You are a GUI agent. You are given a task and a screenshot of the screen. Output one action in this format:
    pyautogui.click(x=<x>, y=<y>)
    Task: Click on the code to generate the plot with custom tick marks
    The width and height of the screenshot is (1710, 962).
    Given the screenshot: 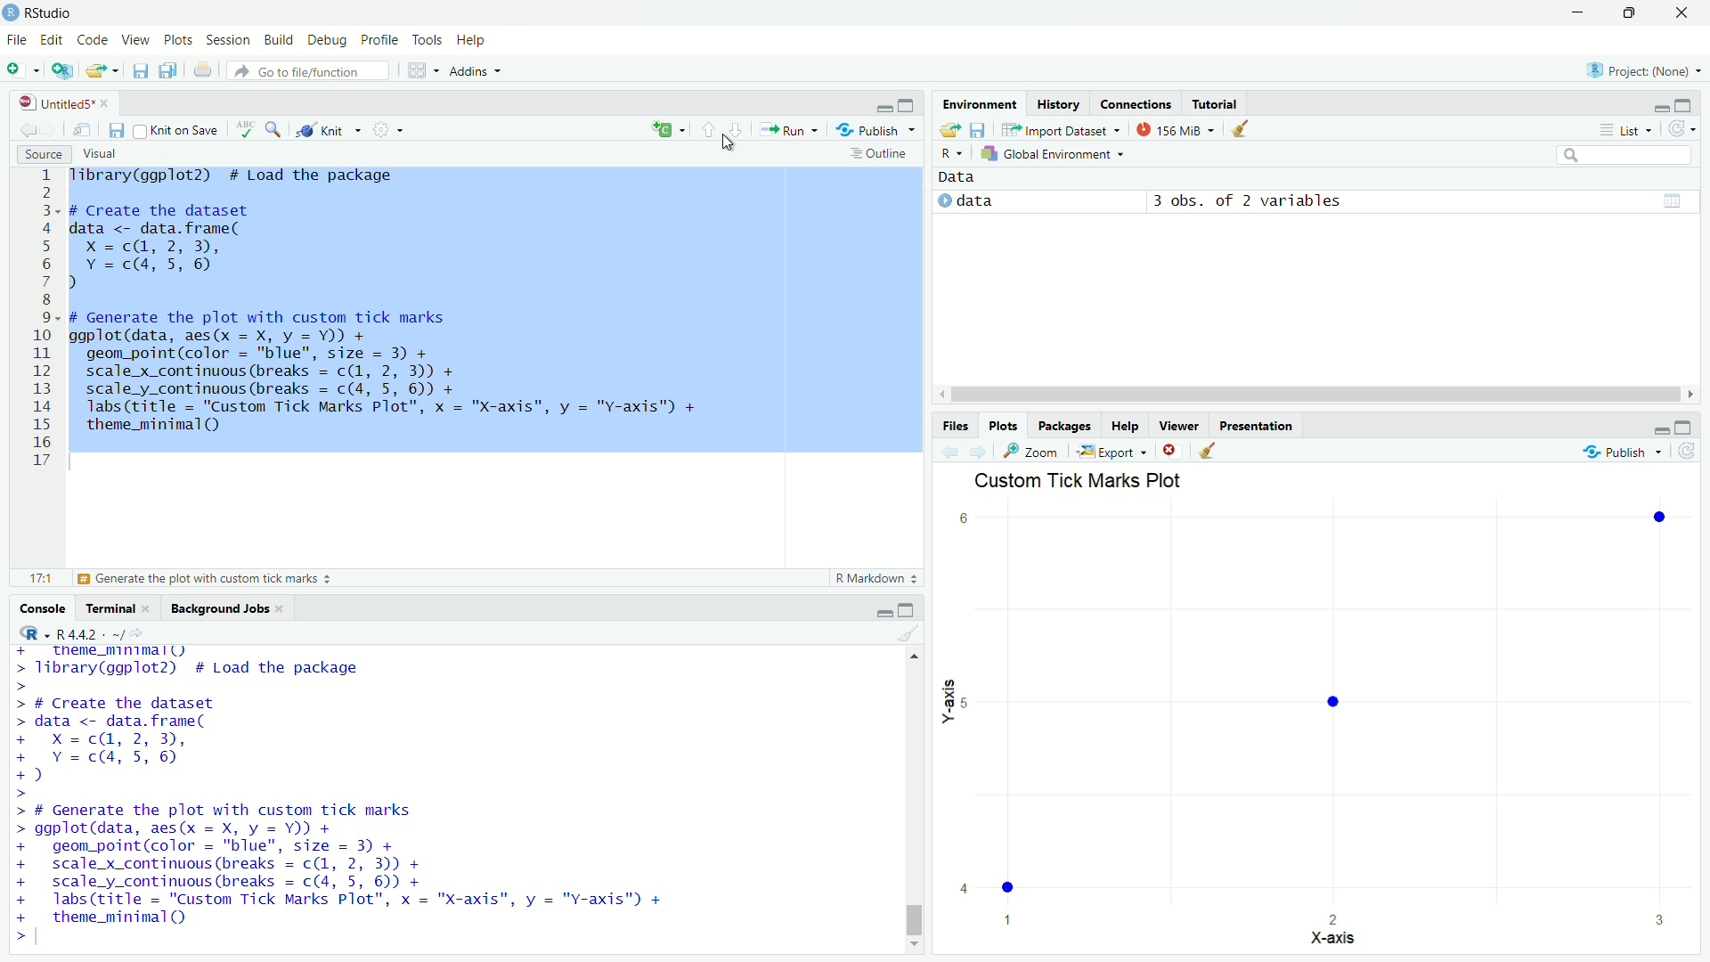 What is the action you would take?
    pyautogui.click(x=397, y=378)
    